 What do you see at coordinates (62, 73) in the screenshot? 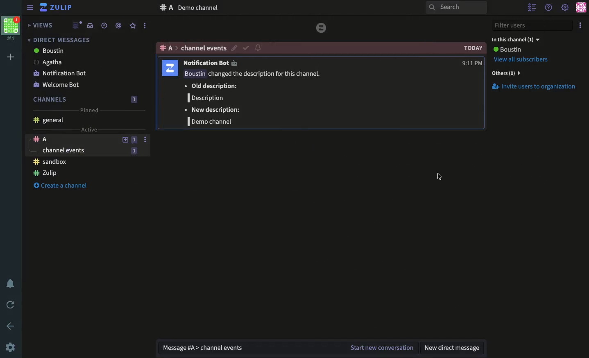
I see `Notification bot` at bounding box center [62, 73].